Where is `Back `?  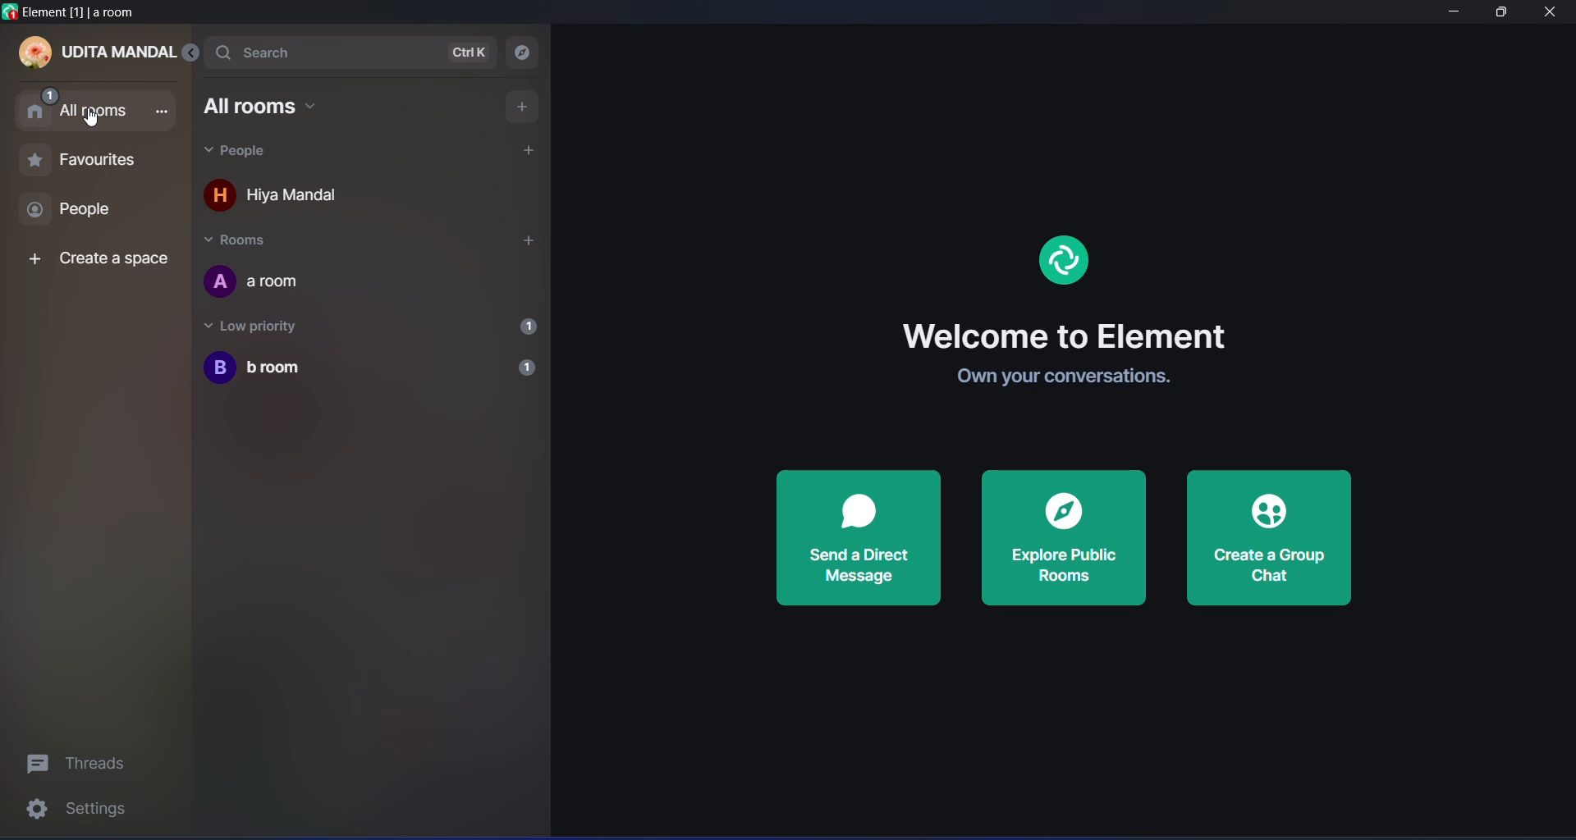 Back  is located at coordinates (196, 53).